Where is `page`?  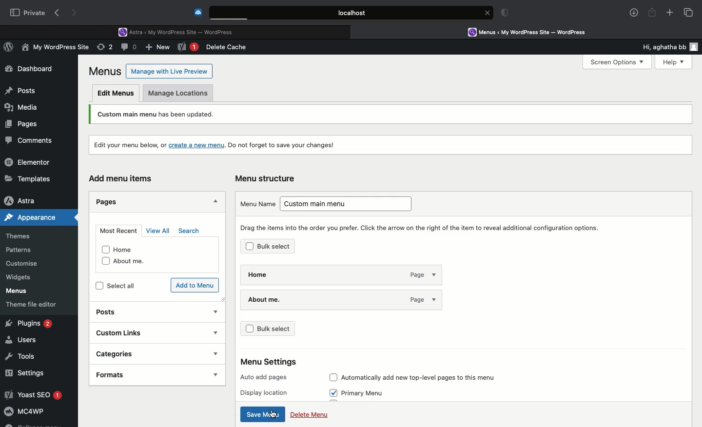 page is located at coordinates (419, 273).